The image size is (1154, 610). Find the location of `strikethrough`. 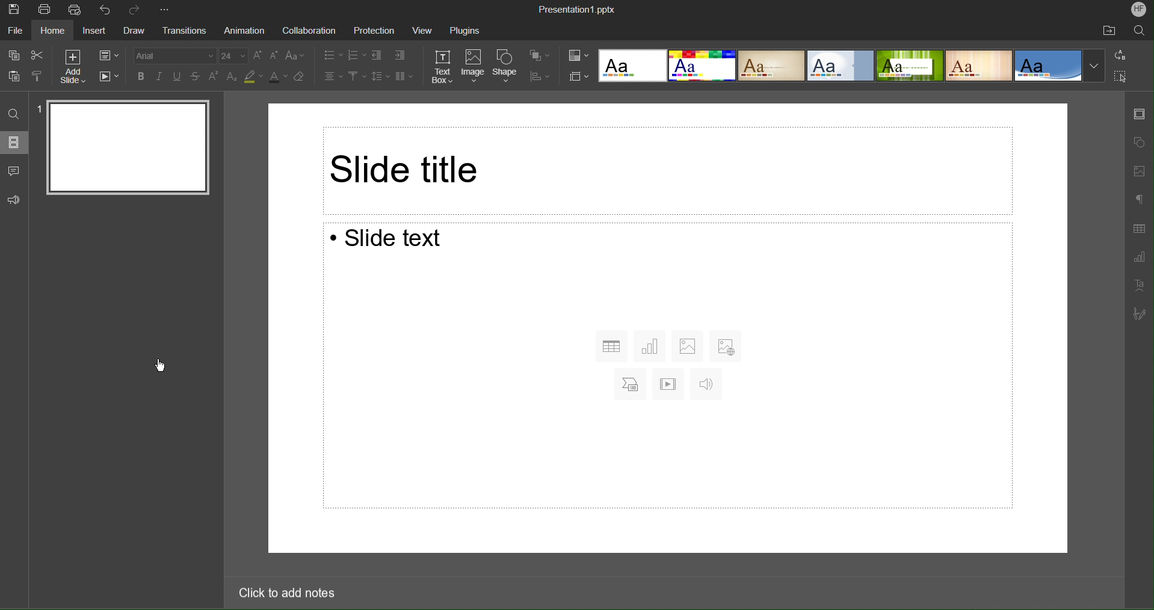

strikethrough is located at coordinates (196, 77).